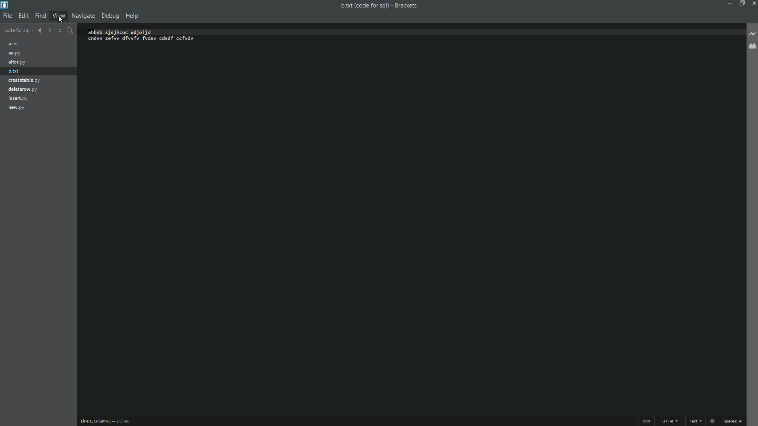 The width and height of the screenshot is (758, 426). What do you see at coordinates (728, 3) in the screenshot?
I see `Minimize` at bounding box center [728, 3].